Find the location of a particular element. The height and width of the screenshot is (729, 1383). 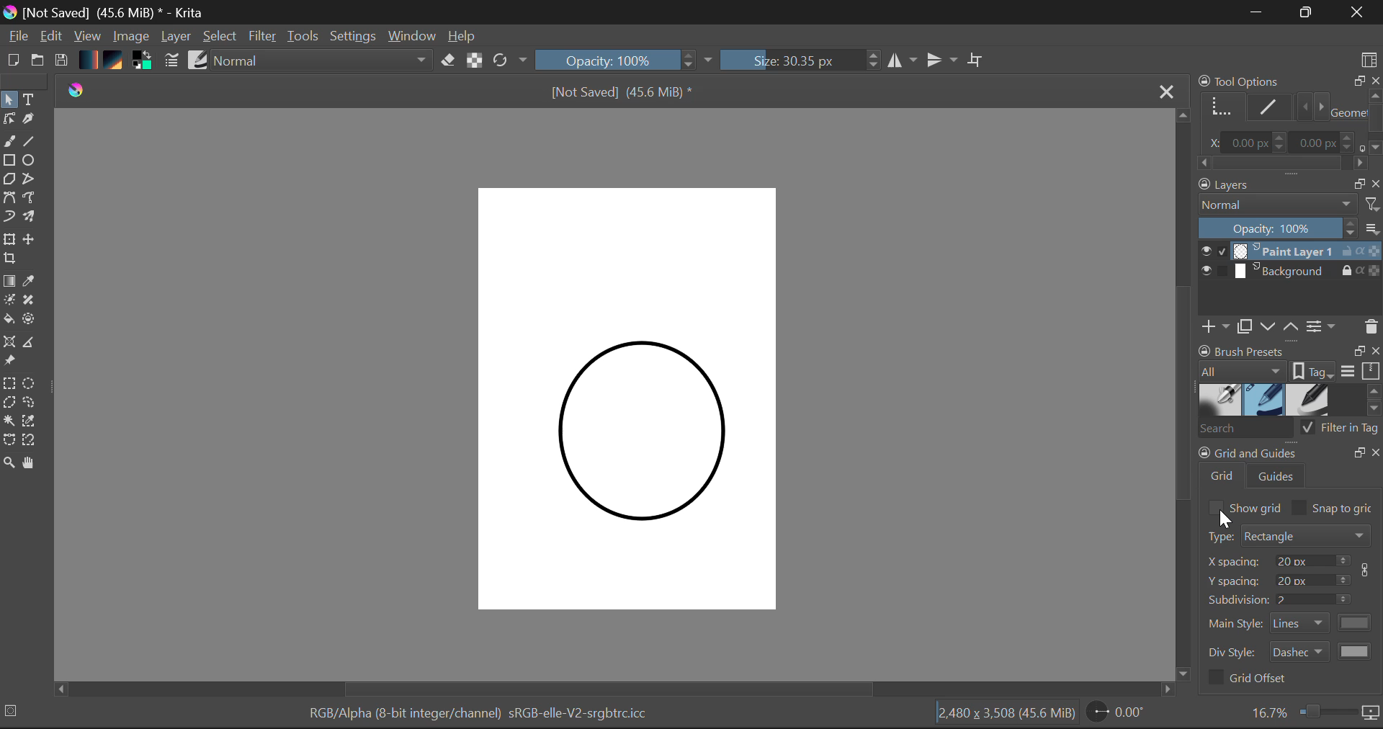

Eraser is located at coordinates (449, 61).